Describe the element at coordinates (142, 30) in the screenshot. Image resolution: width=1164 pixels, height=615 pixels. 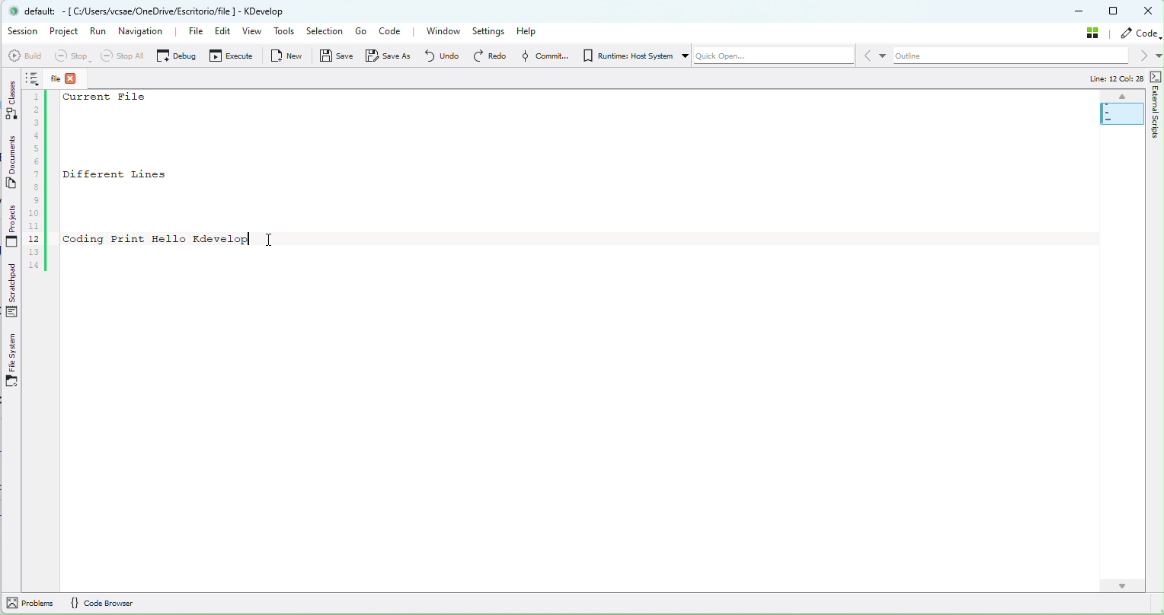
I see `navigation` at that location.